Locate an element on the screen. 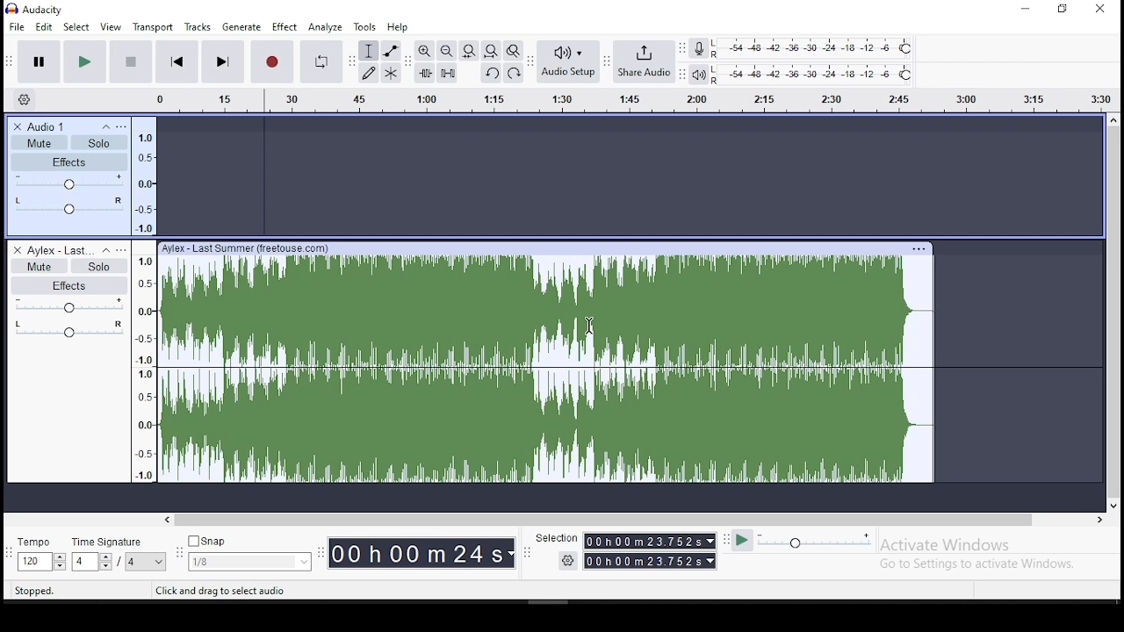 This screenshot has height=632, width=1124. volume is located at coordinates (70, 184).